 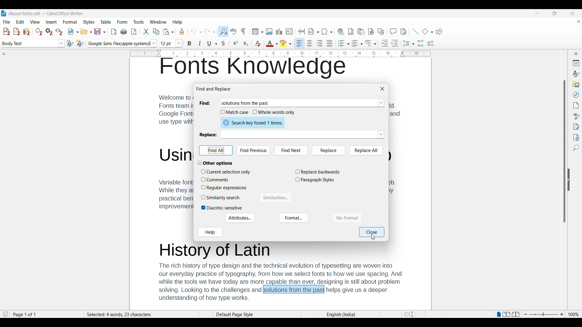 What do you see at coordinates (385, 43) in the screenshot?
I see `Increase indent` at bounding box center [385, 43].